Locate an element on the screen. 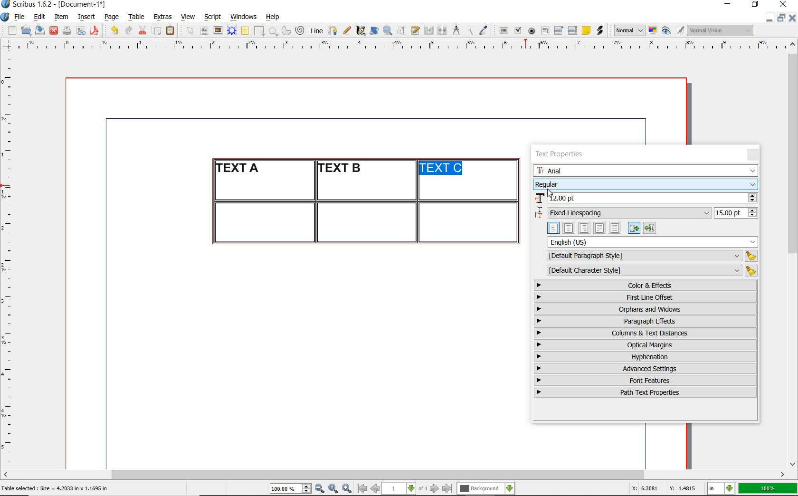  cut is located at coordinates (142, 30).